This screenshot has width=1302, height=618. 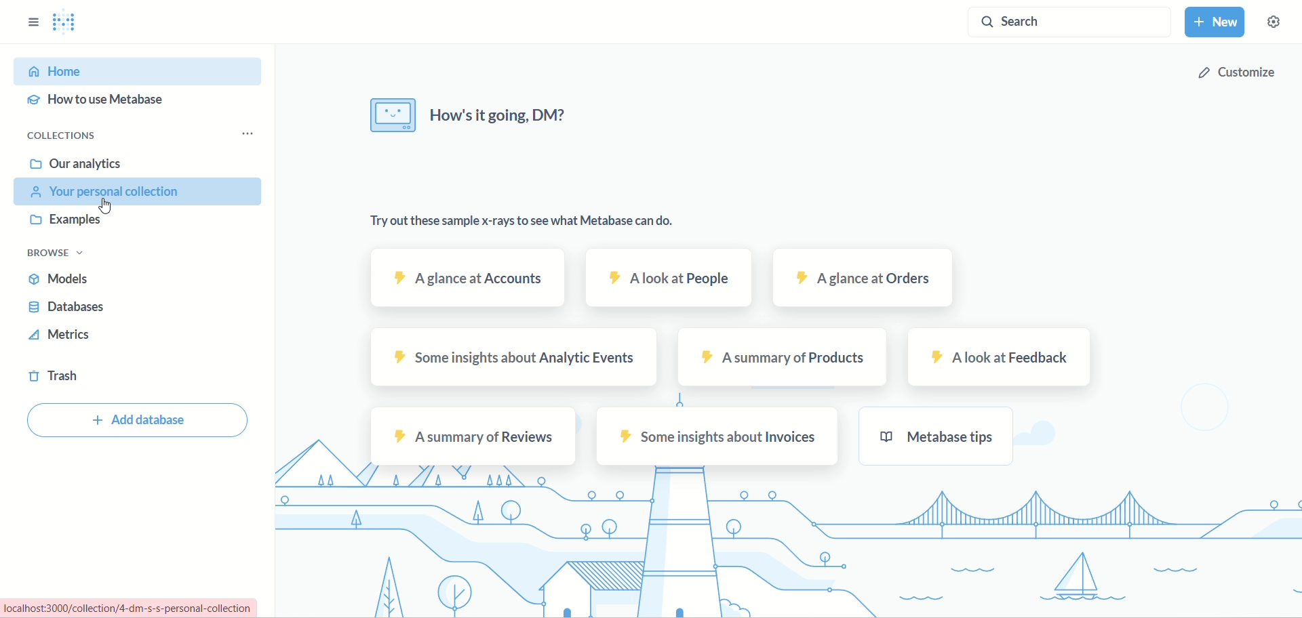 What do you see at coordinates (76, 164) in the screenshot?
I see `our analytics` at bounding box center [76, 164].